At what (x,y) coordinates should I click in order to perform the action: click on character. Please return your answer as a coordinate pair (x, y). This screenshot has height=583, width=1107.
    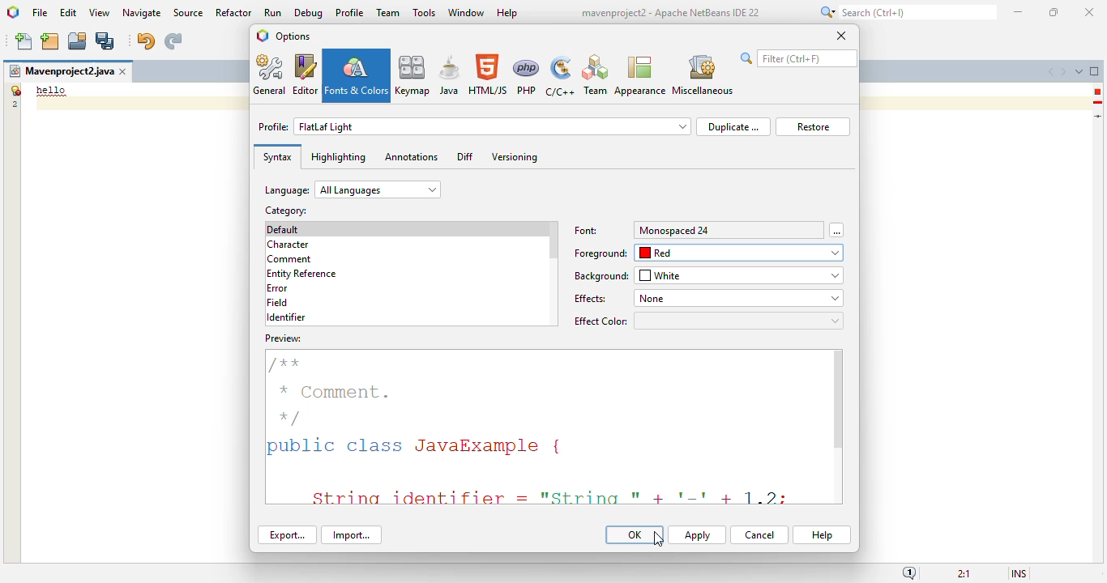
    Looking at the image, I should click on (288, 245).